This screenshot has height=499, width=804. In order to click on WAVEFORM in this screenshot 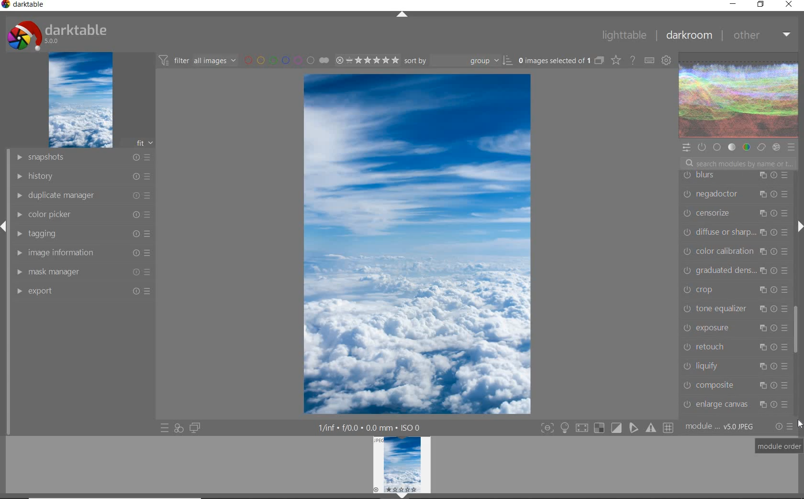, I will do `click(739, 96)`.